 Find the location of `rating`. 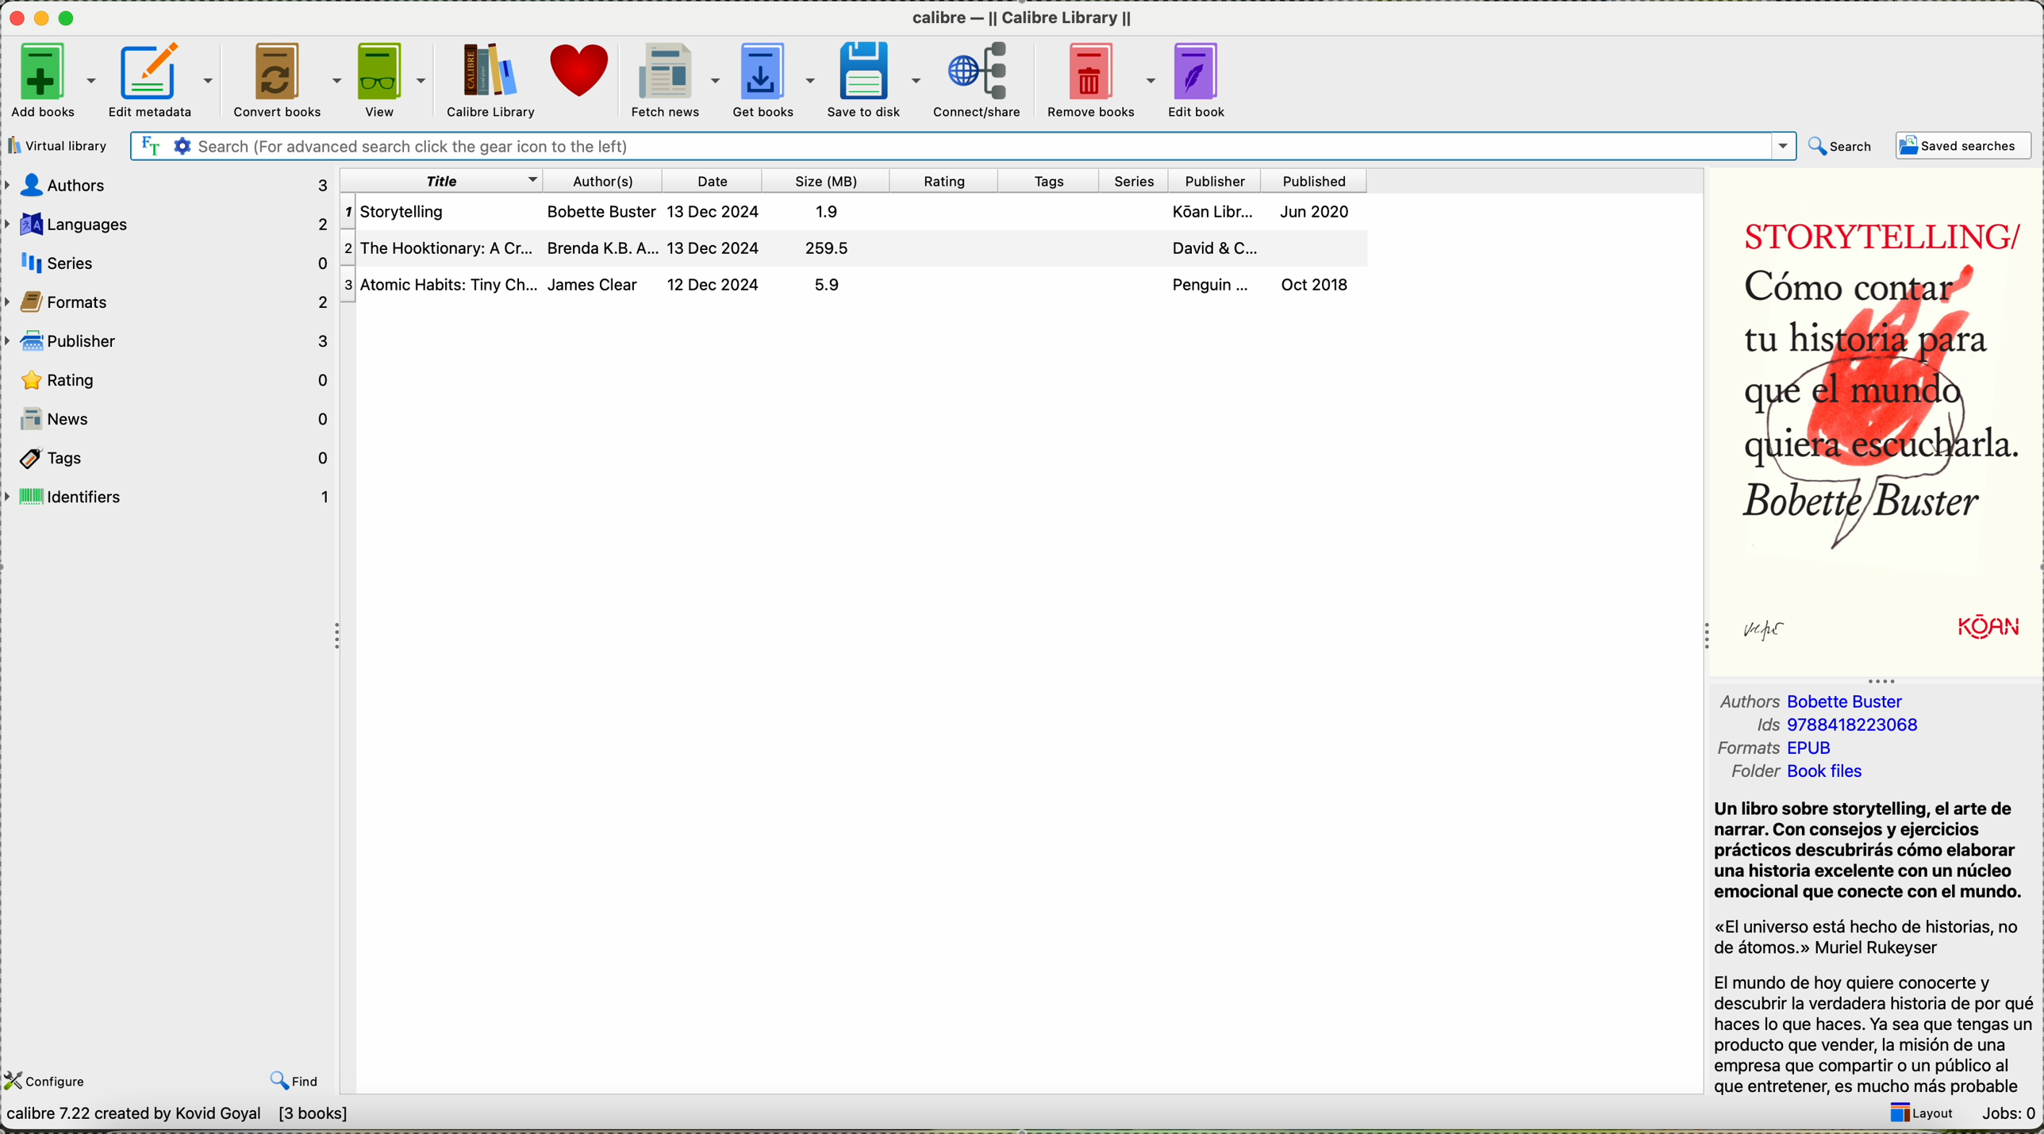

rating is located at coordinates (171, 379).